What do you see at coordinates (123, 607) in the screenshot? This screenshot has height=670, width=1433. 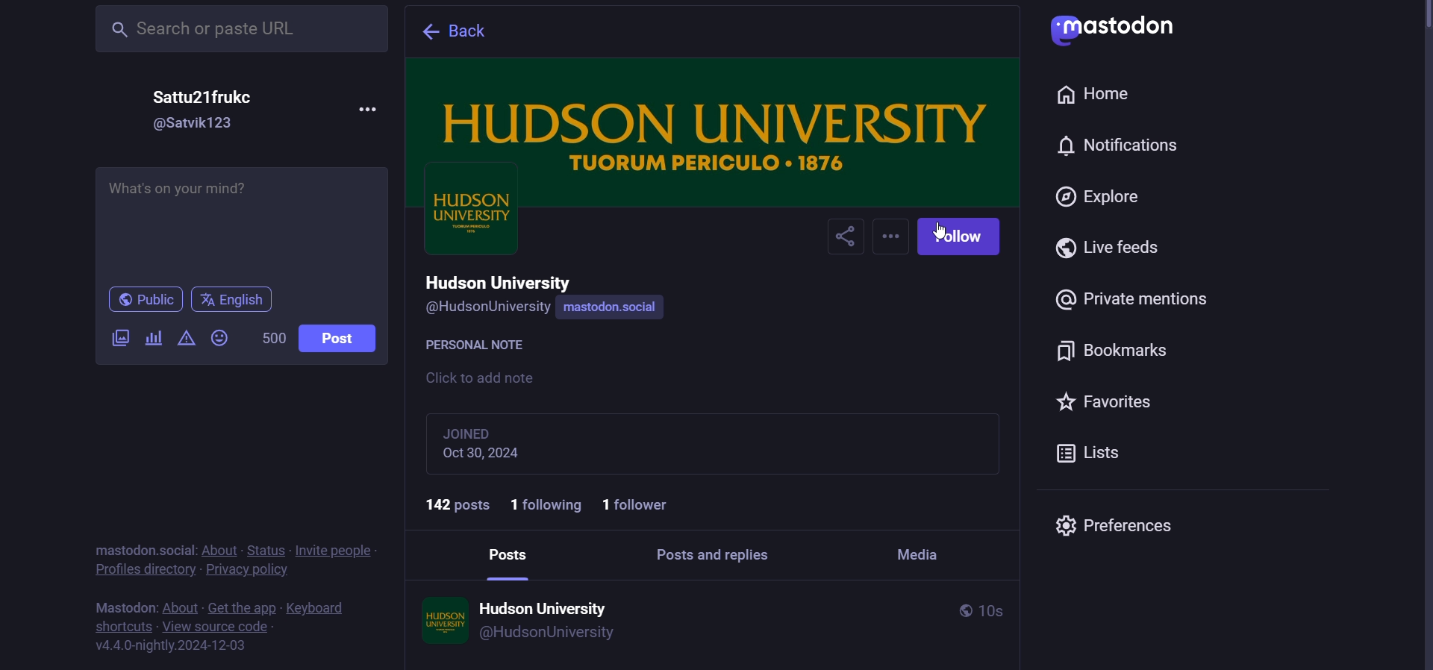 I see `mastodon` at bounding box center [123, 607].